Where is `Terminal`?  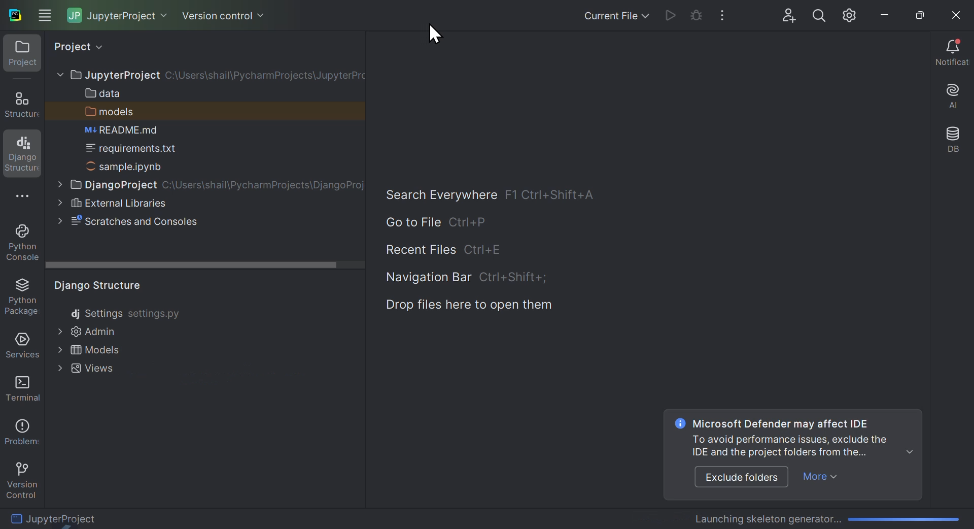 Terminal is located at coordinates (20, 387).